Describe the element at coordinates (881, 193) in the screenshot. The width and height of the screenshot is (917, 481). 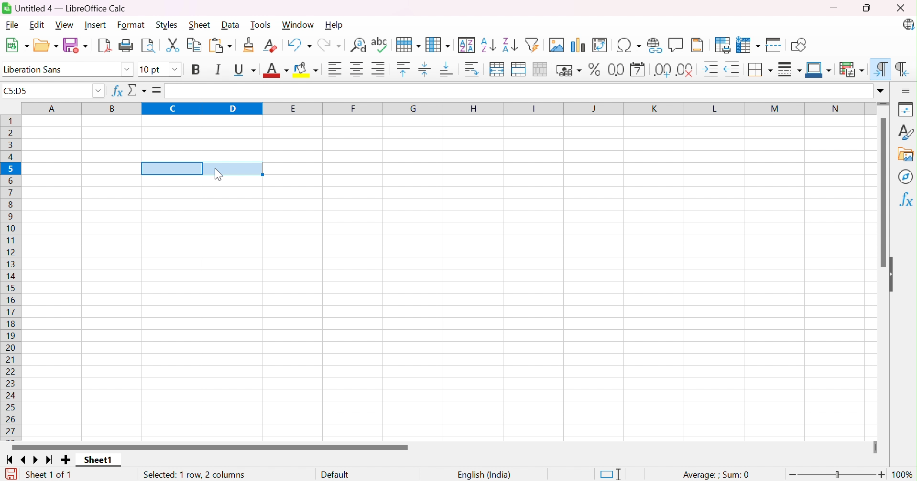
I see `Scroll Bar` at that location.